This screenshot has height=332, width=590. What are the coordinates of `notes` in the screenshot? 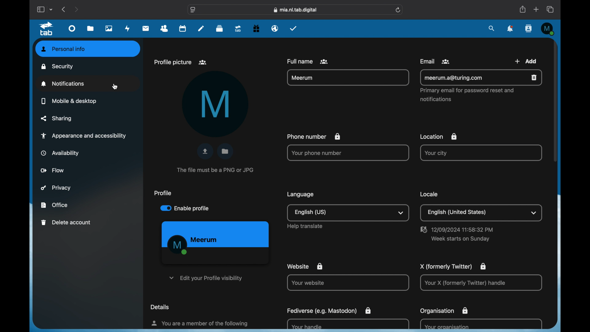 It's located at (201, 28).